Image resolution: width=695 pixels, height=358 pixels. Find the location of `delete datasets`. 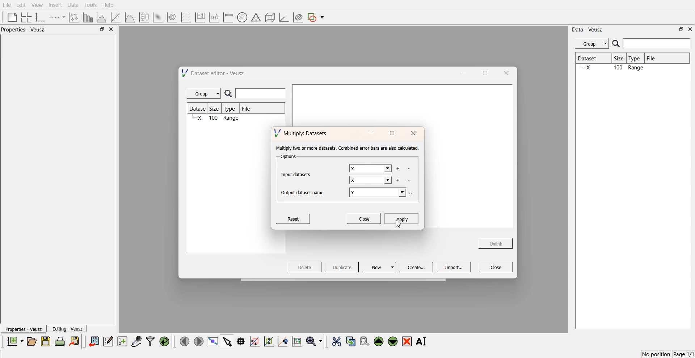

delete datasets is located at coordinates (409, 169).